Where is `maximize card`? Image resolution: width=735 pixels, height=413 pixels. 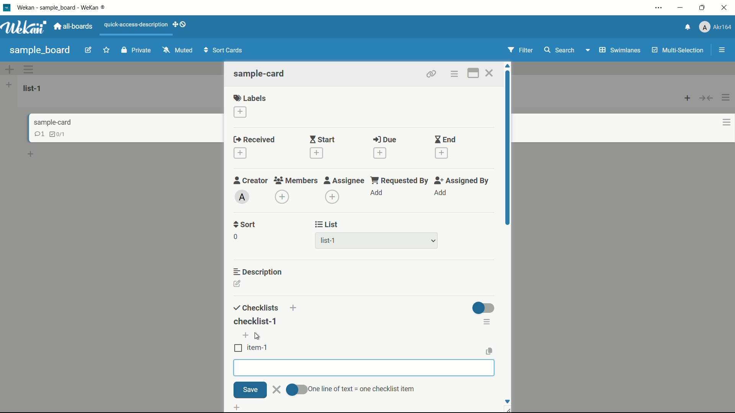
maximize card is located at coordinates (473, 73).